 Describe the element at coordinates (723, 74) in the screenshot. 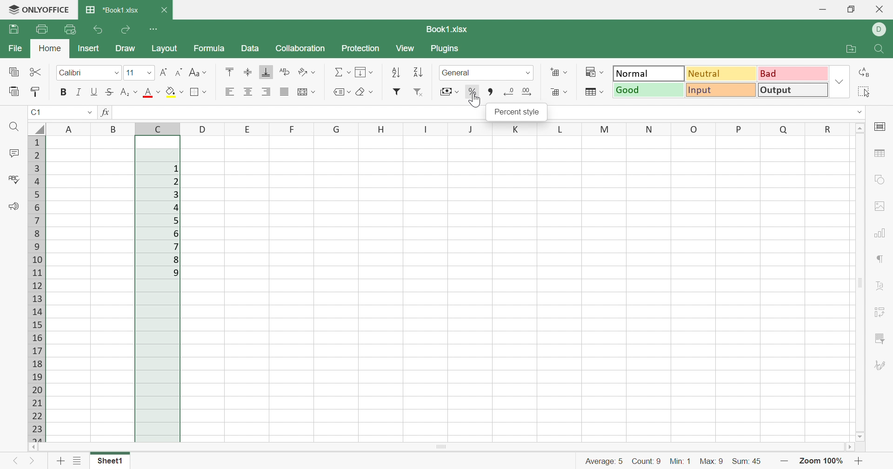

I see `Neutral` at that location.